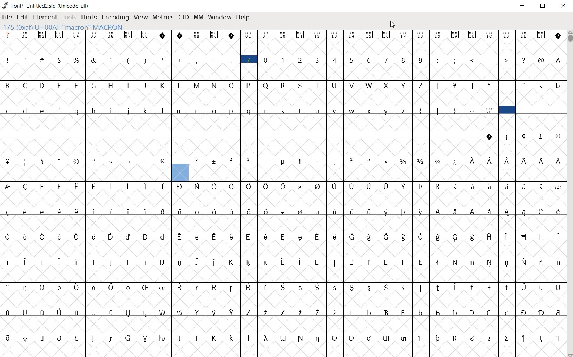 The width and height of the screenshot is (573, 357). I want to click on Symbol, so click(94, 34).